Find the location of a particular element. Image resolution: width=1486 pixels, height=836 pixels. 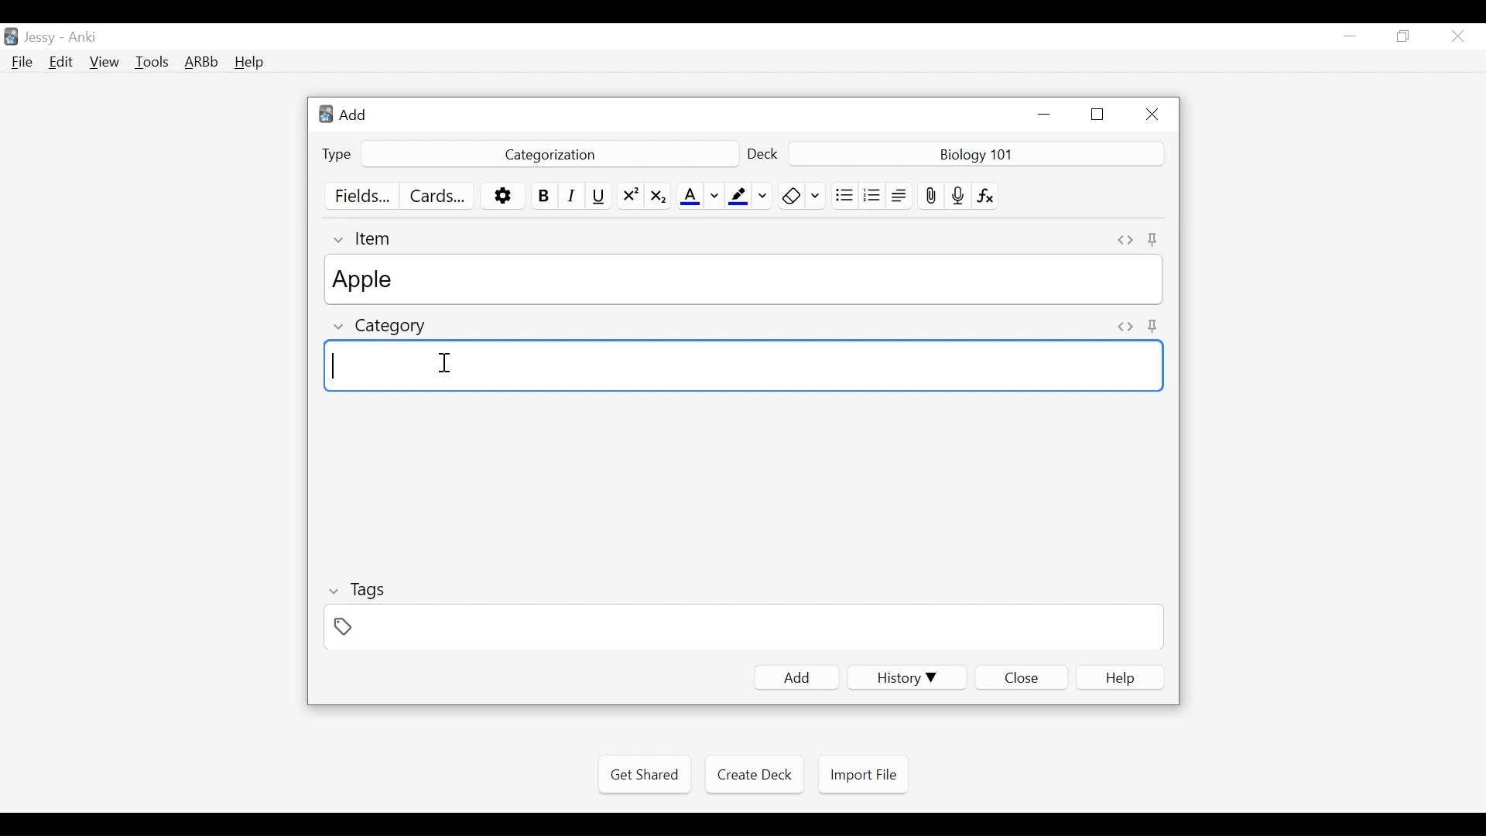

Ordered List is located at coordinates (872, 197).